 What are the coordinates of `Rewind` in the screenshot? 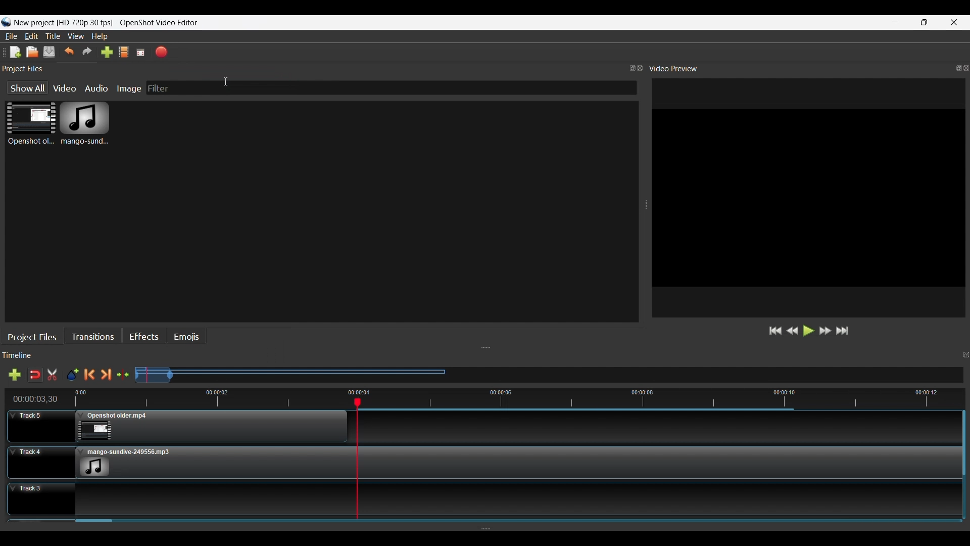 It's located at (792, 331).